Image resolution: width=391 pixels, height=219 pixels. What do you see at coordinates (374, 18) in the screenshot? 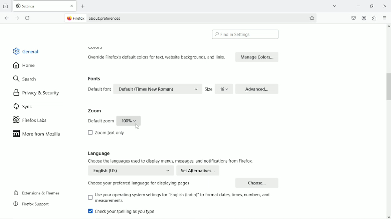
I see `extensions` at bounding box center [374, 18].